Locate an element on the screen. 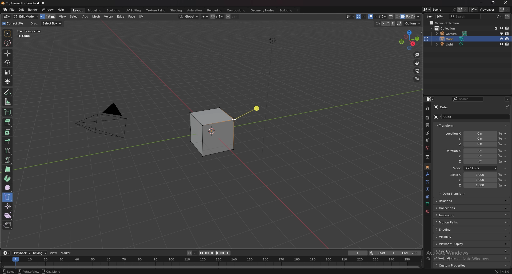  data is located at coordinates (427, 204).